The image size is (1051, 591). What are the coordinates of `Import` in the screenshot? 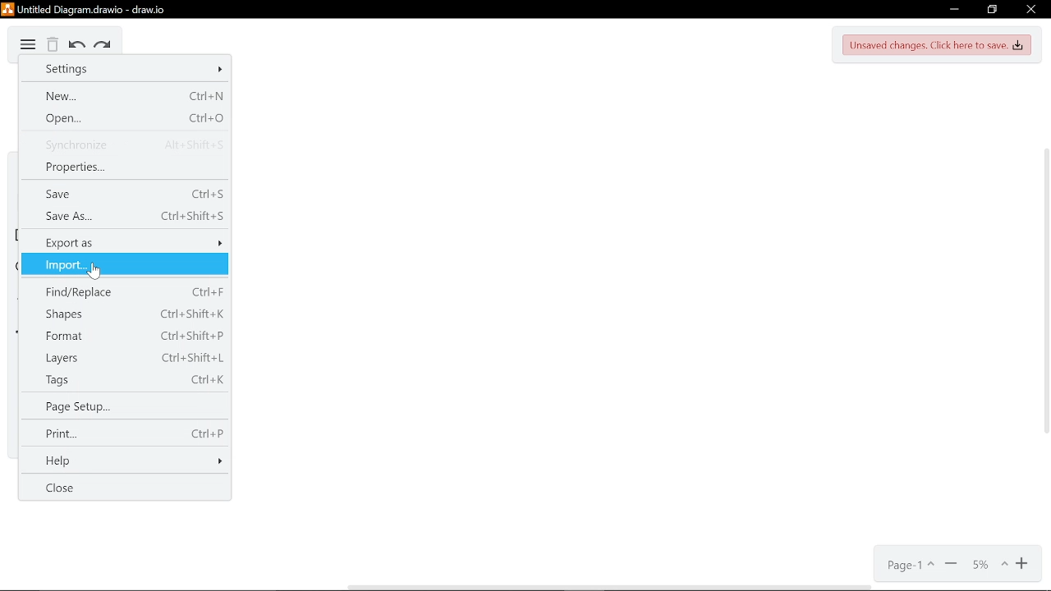 It's located at (123, 264).